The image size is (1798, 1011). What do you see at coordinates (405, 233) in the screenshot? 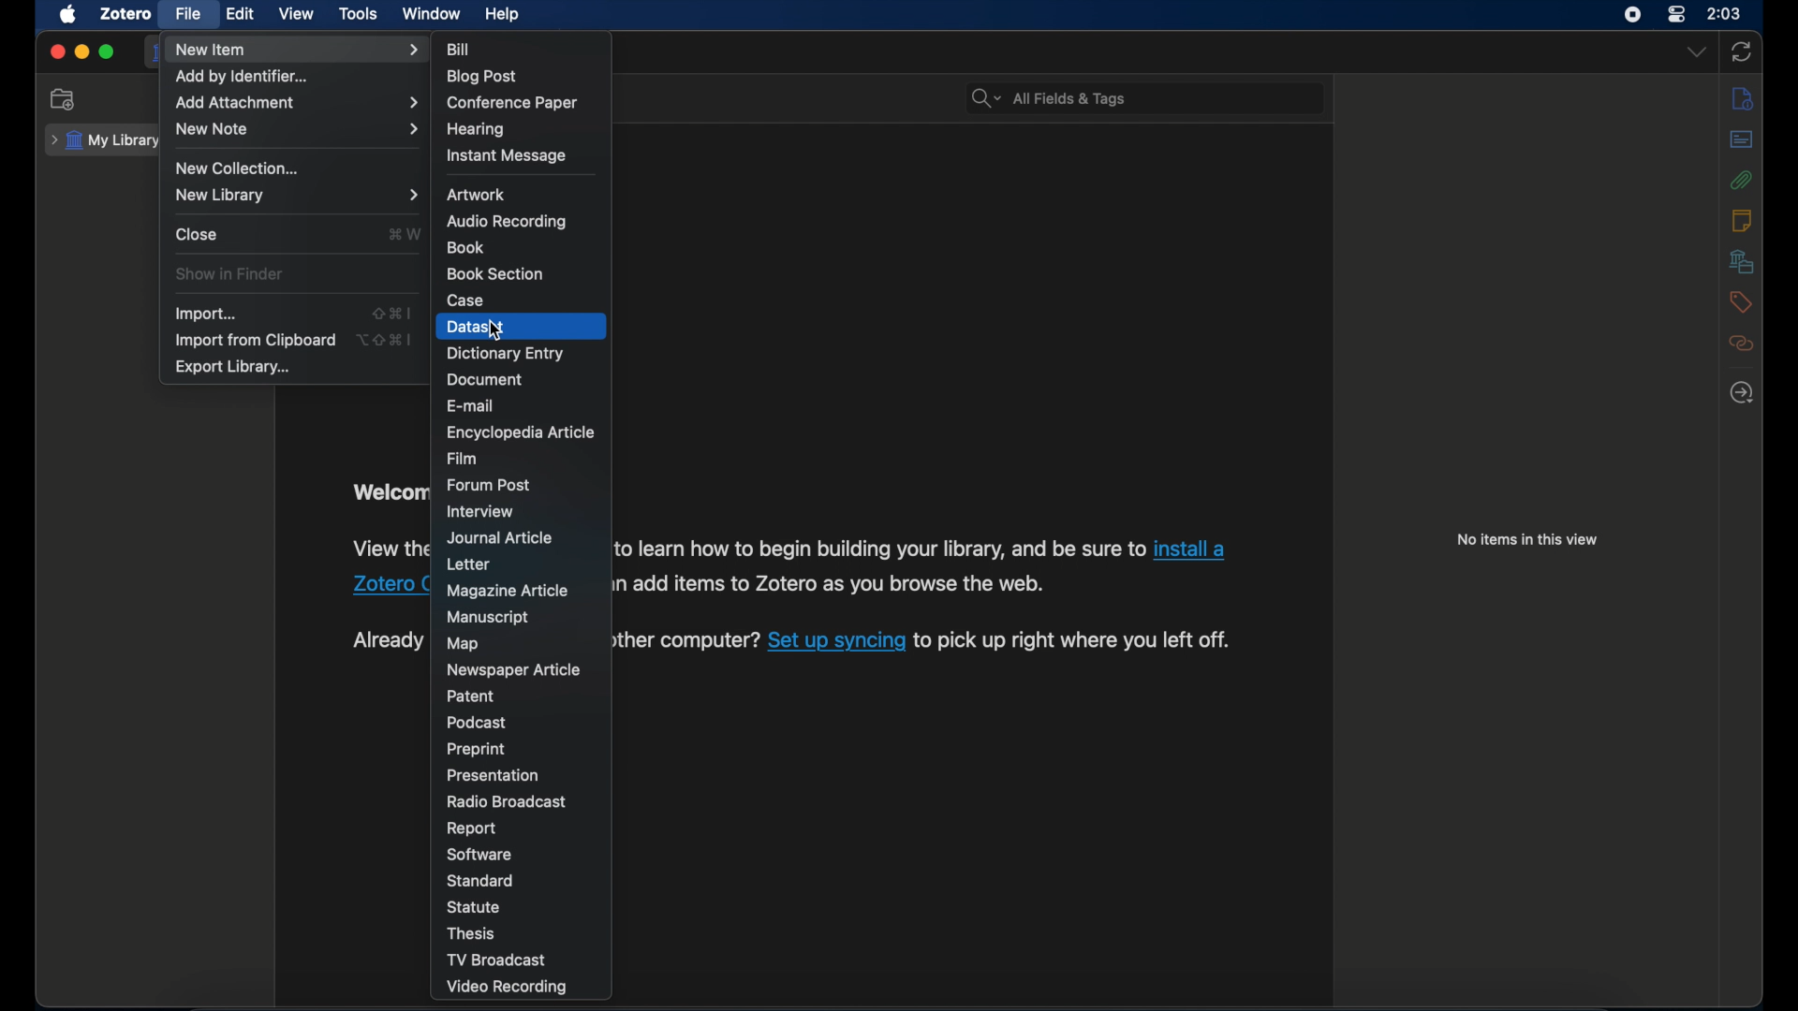
I see `shortcut` at bounding box center [405, 233].